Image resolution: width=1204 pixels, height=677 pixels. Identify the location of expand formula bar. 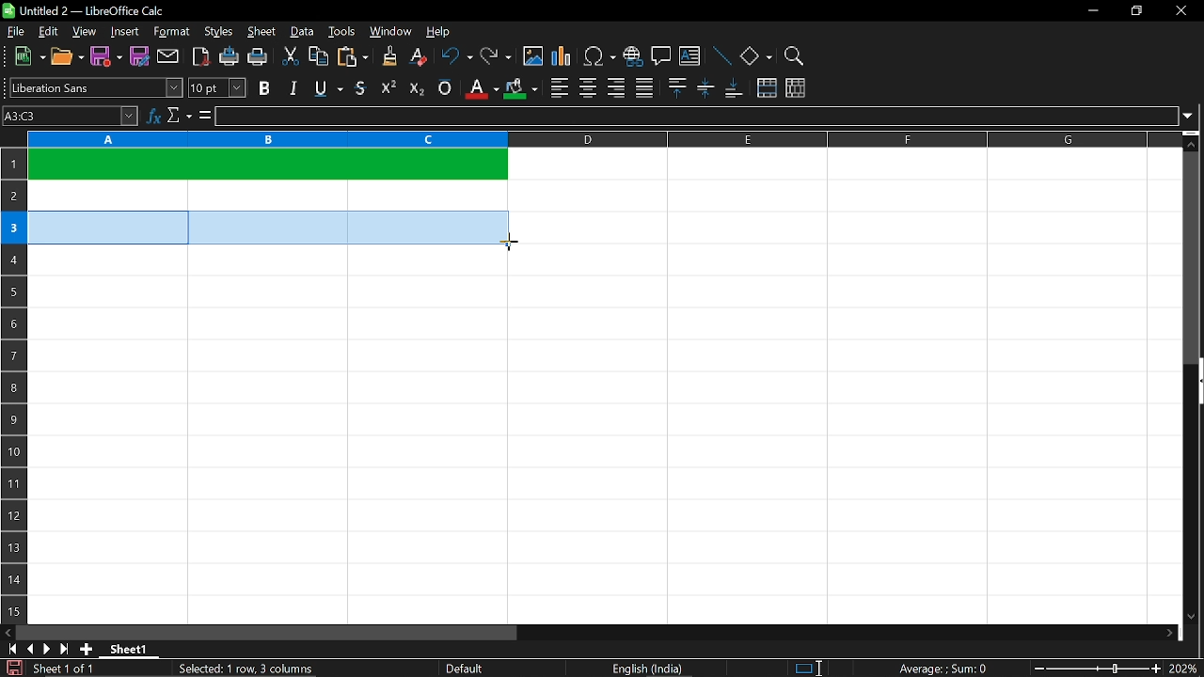
(1191, 116).